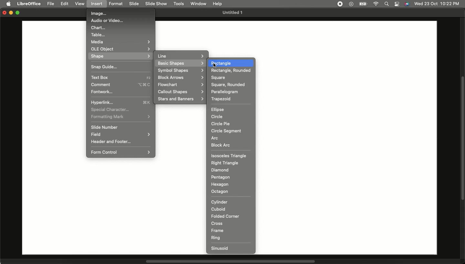  Describe the element at coordinates (218, 209) in the screenshot. I see `Cuboid` at that location.